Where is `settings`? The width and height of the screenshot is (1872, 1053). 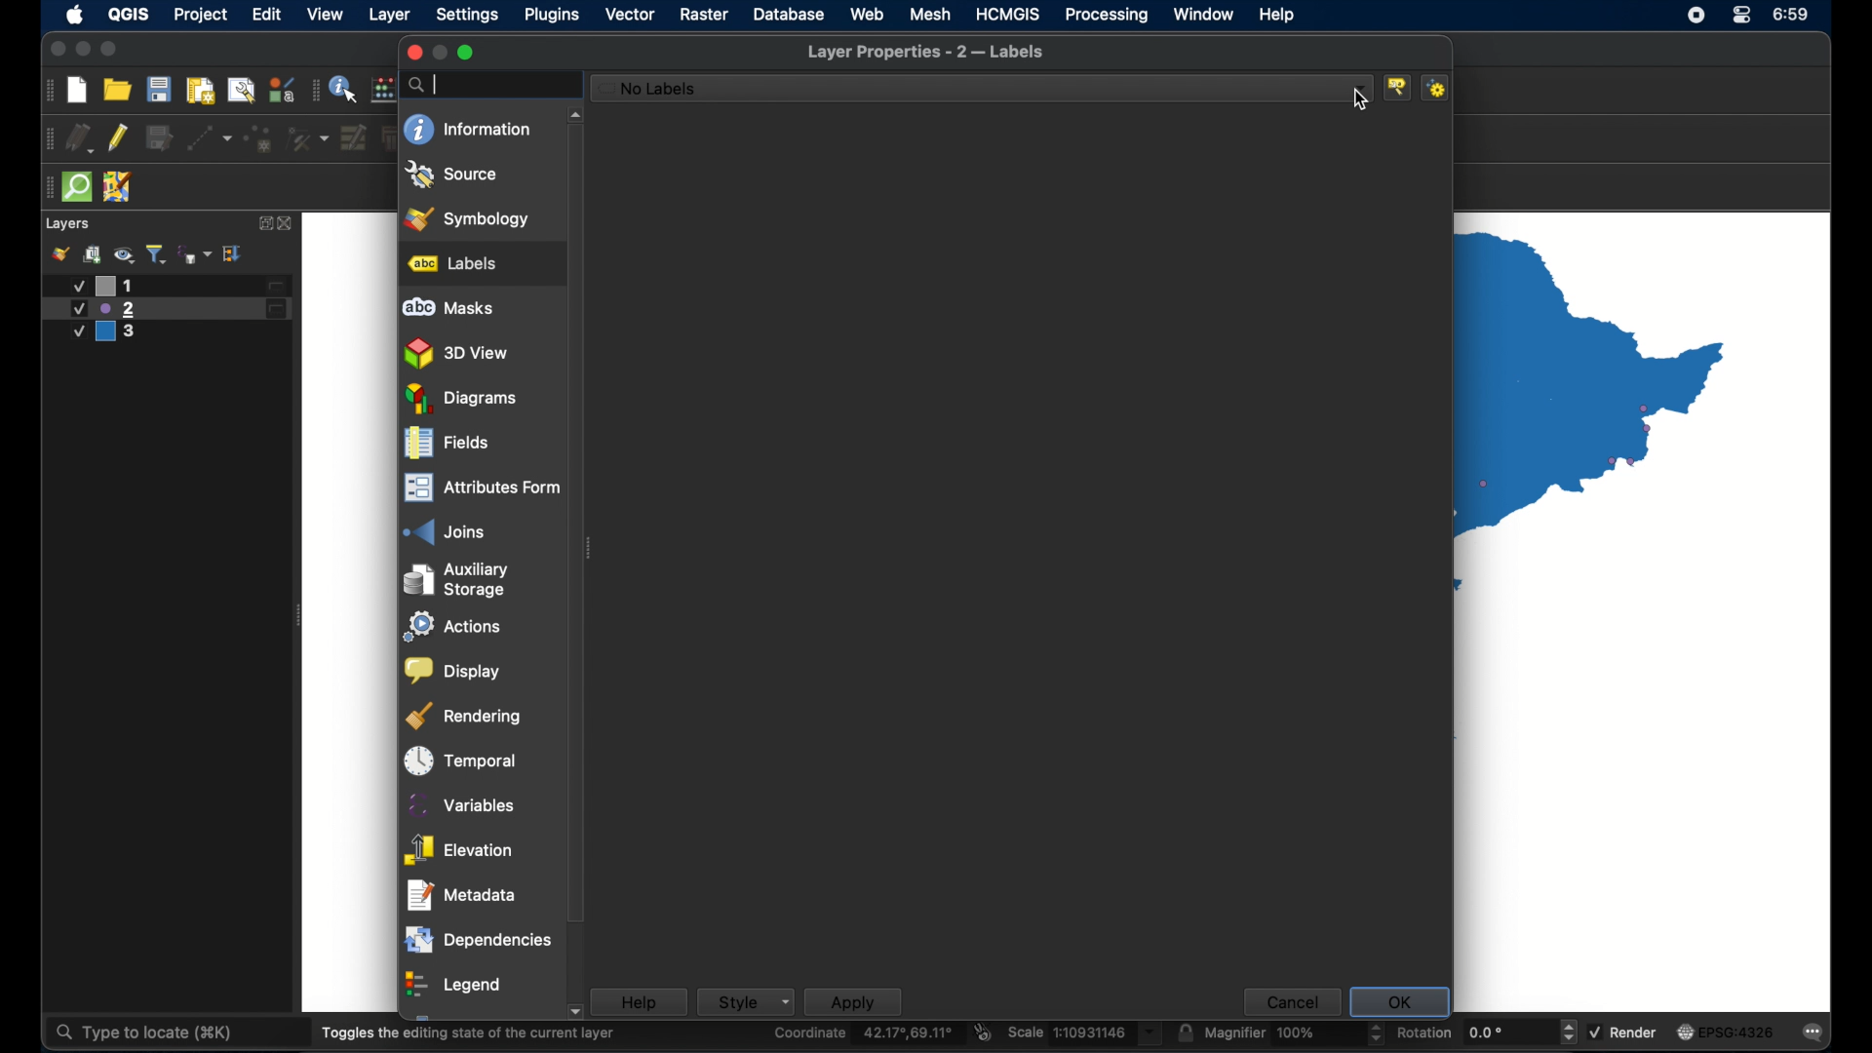
settings is located at coordinates (467, 16).